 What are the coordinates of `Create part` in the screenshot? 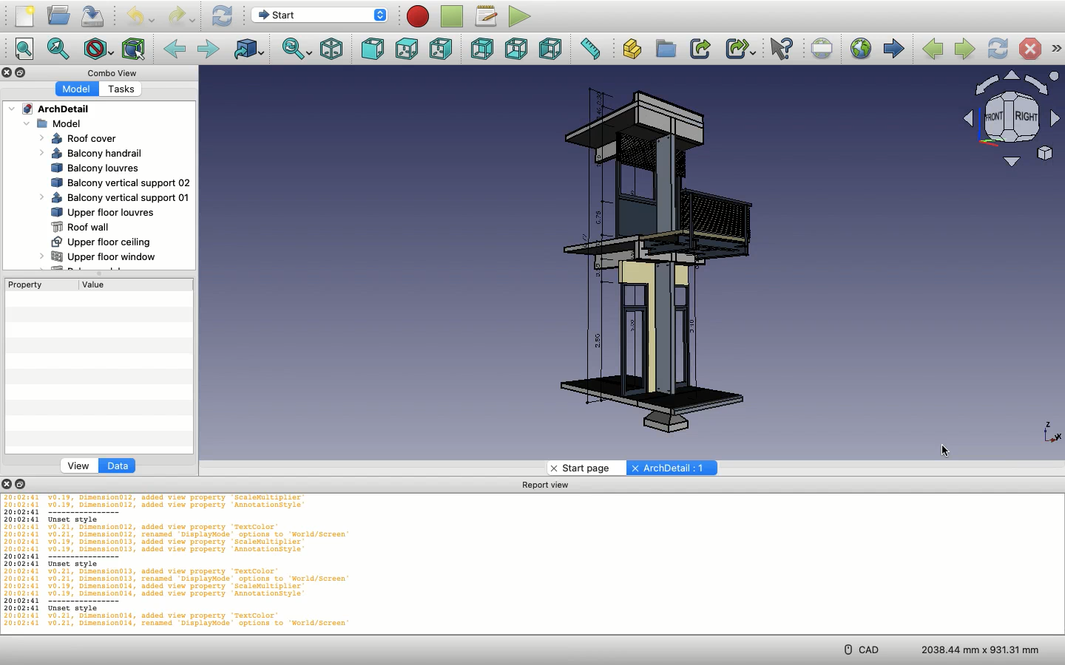 It's located at (632, 50).